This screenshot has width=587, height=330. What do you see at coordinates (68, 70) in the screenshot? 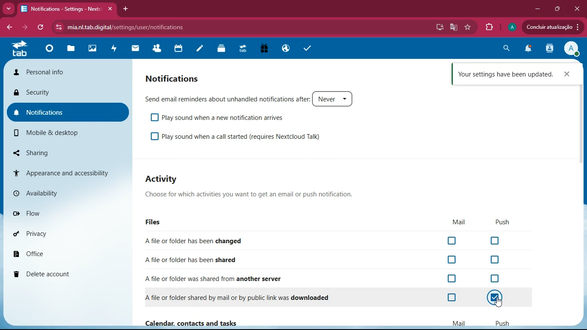
I see `personal info` at bounding box center [68, 70].